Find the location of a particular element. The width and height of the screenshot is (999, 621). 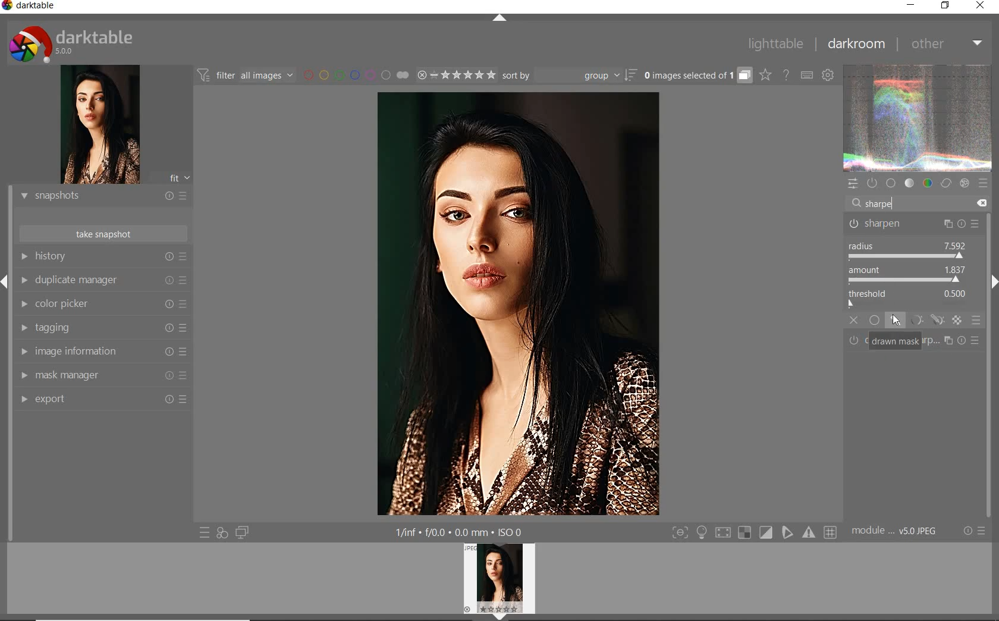

CLOSE is located at coordinates (982, 6).